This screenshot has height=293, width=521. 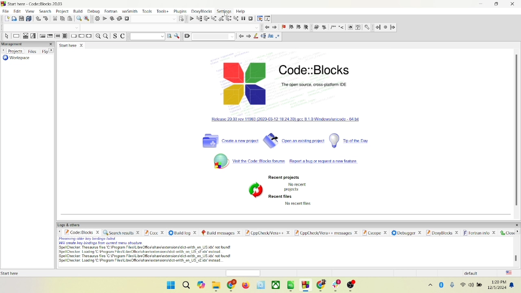 What do you see at coordinates (21, 18) in the screenshot?
I see `save` at bounding box center [21, 18].